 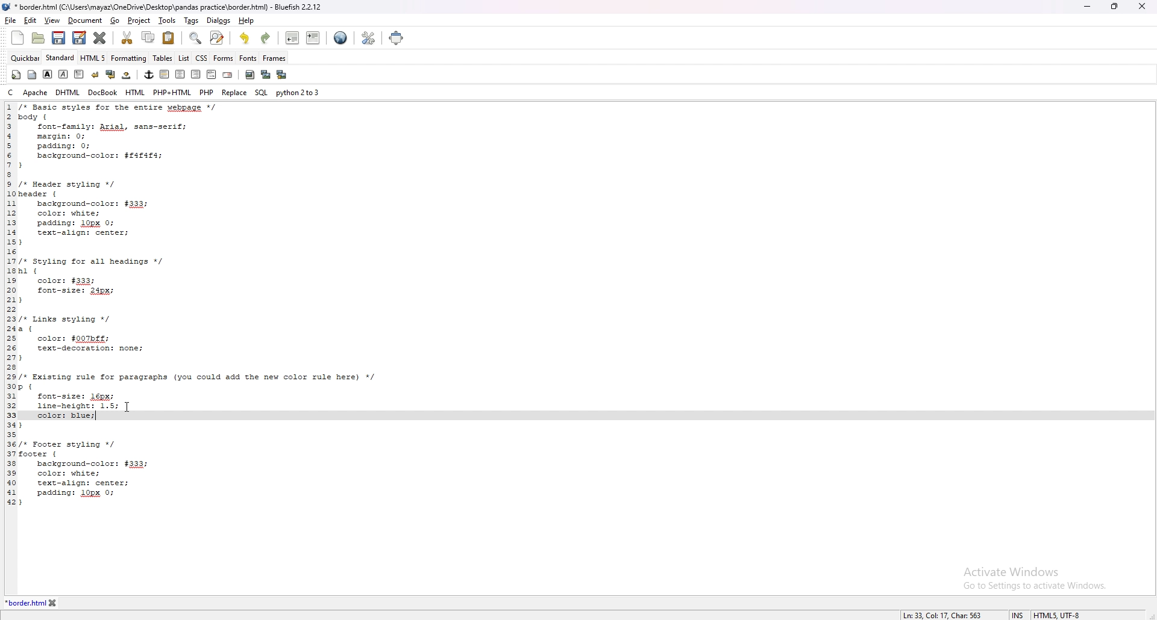 I want to click on preview in web, so click(x=341, y=37).